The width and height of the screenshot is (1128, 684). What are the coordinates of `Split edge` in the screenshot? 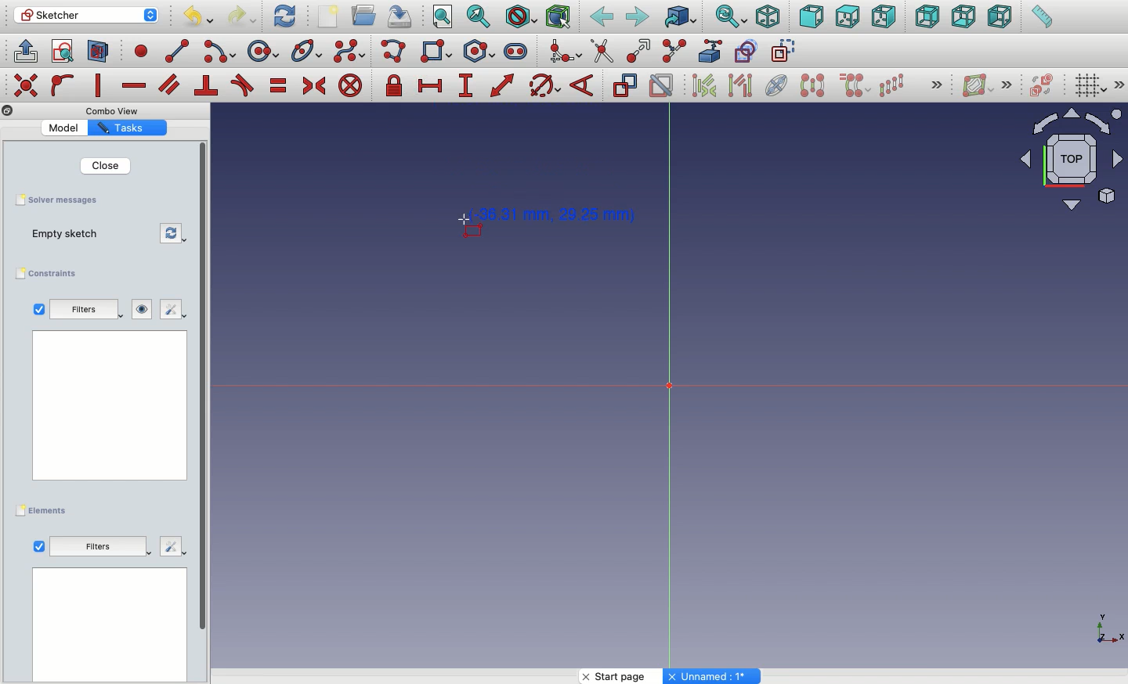 It's located at (674, 52).